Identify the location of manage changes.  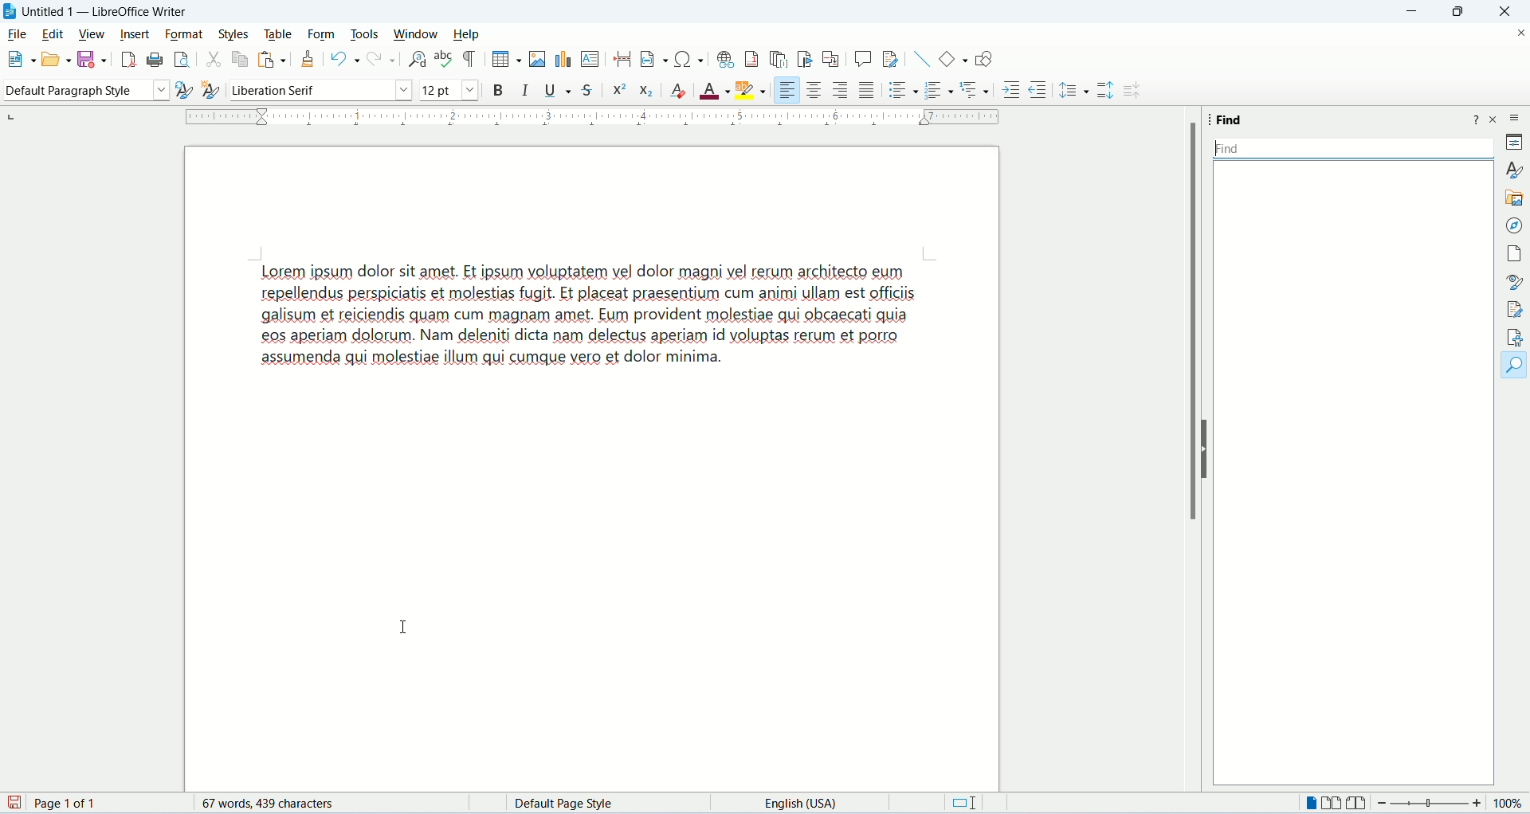
(1516, 311).